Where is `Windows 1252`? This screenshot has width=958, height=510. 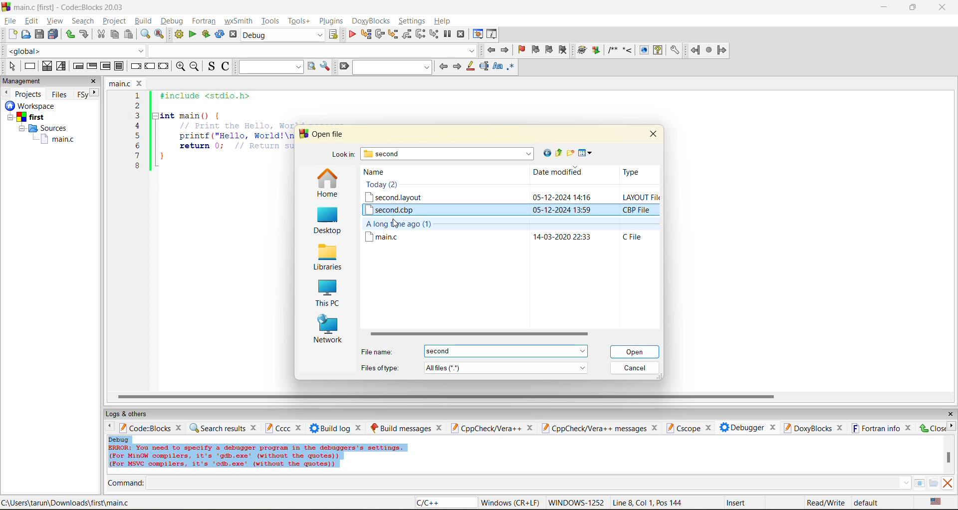
Windows 1252 is located at coordinates (577, 503).